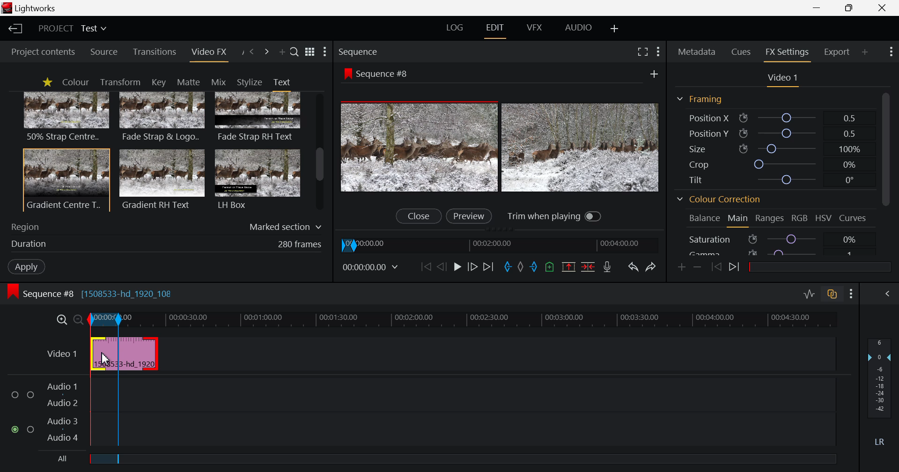 This screenshot has width=899, height=472. I want to click on Mark Cue, so click(550, 267).